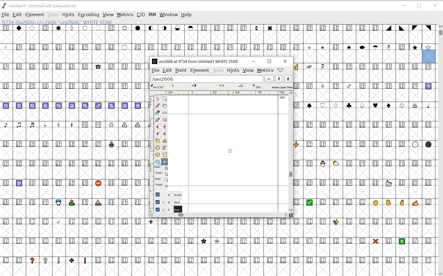  Describe the element at coordinates (420, 6) in the screenshot. I see `RESTORE` at that location.